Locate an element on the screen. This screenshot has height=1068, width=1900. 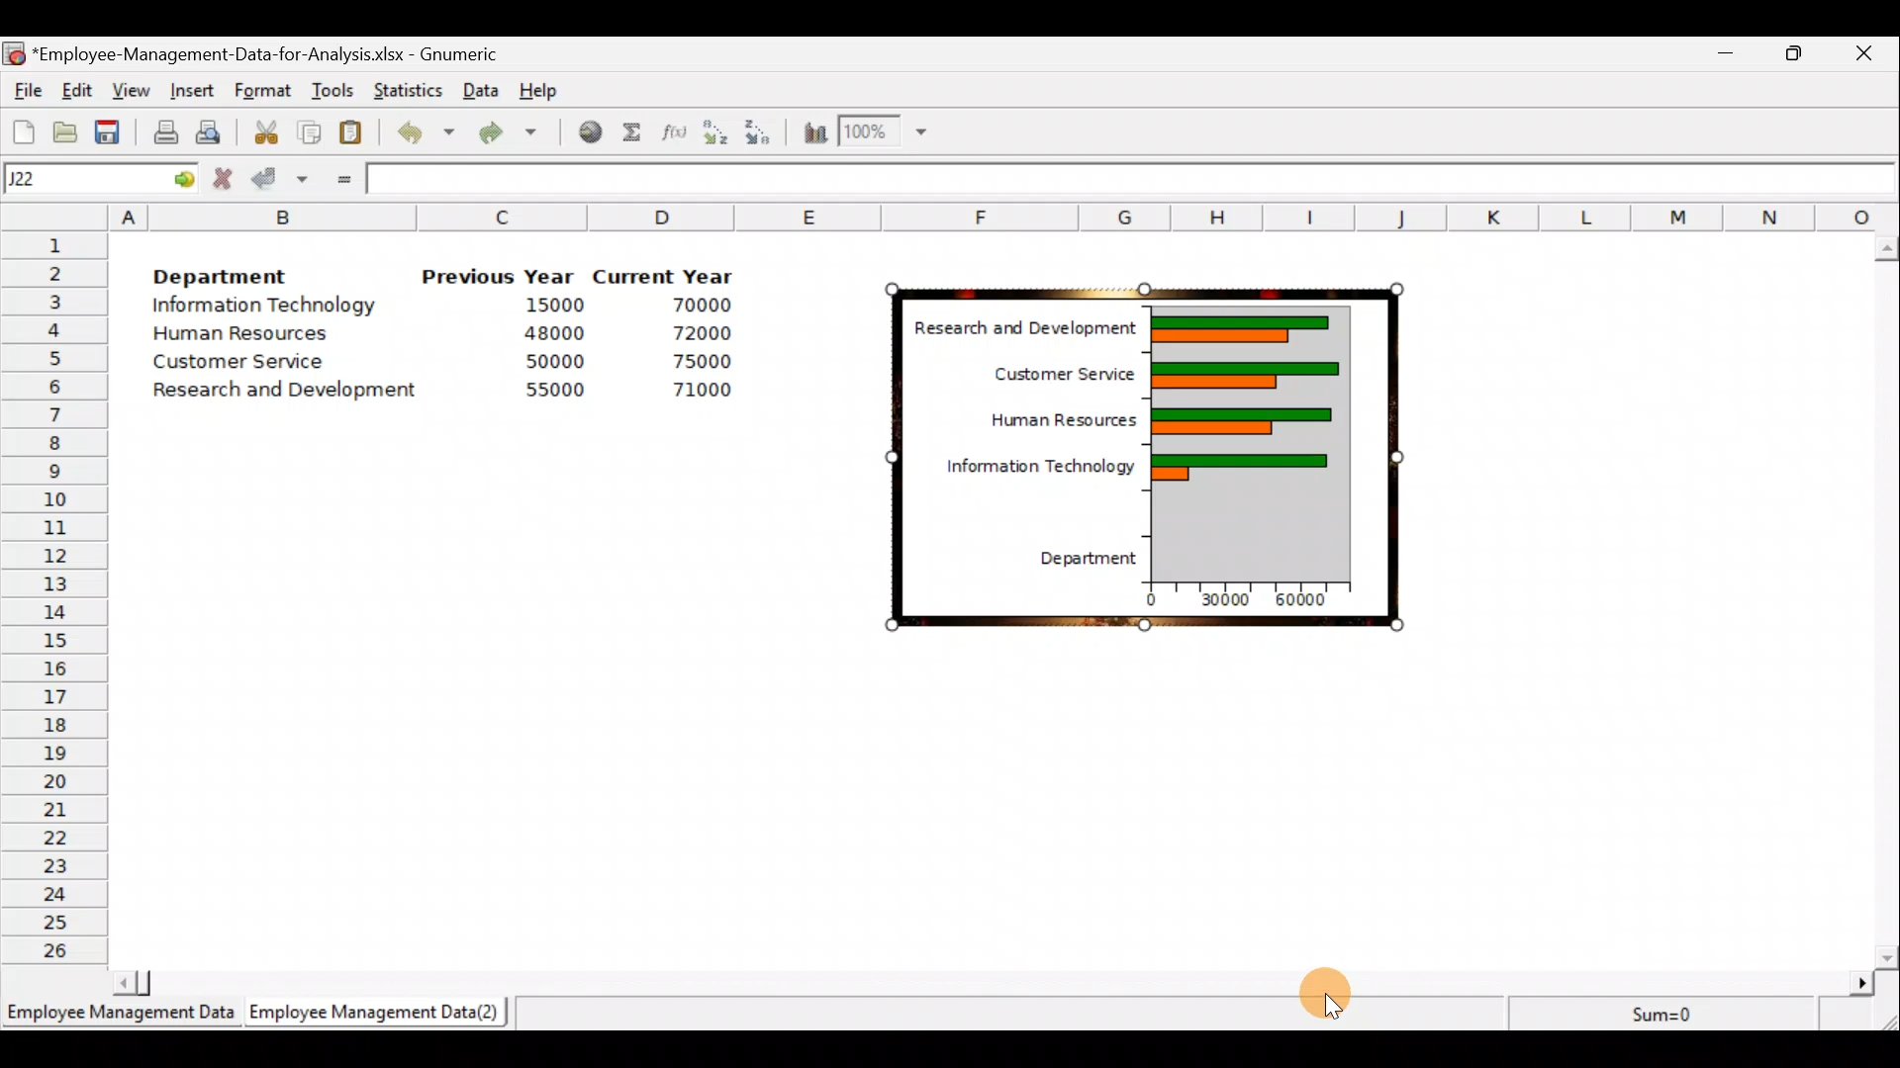
Enter formula is located at coordinates (340, 180).